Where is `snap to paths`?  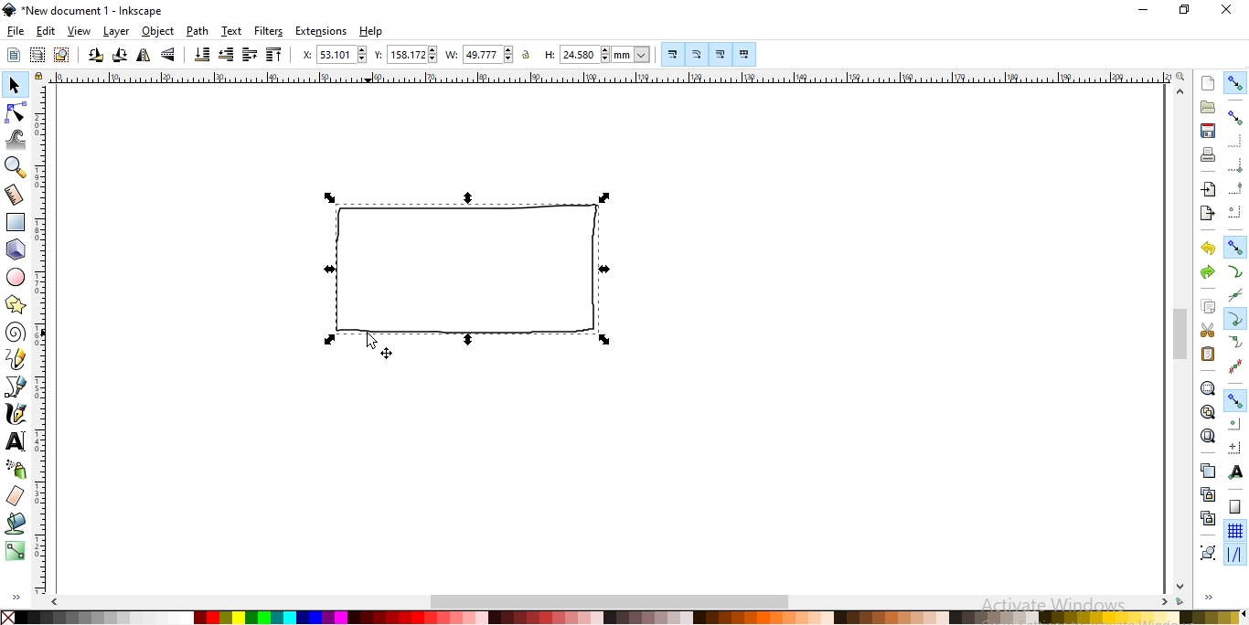
snap to paths is located at coordinates (1236, 271).